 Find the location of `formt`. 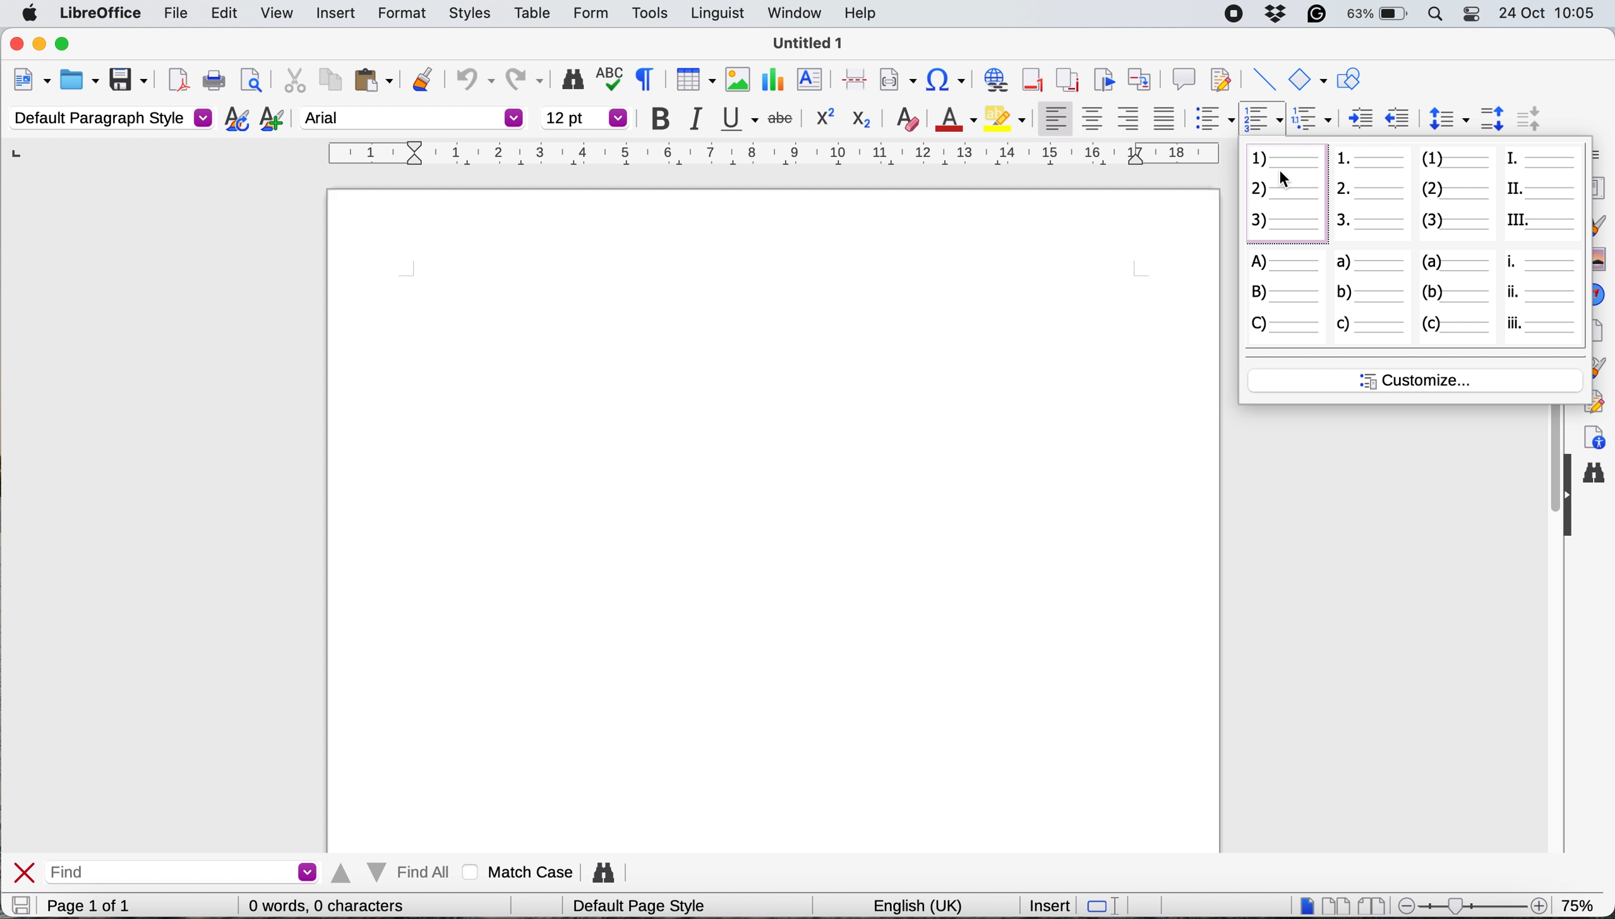

formt is located at coordinates (399, 15).